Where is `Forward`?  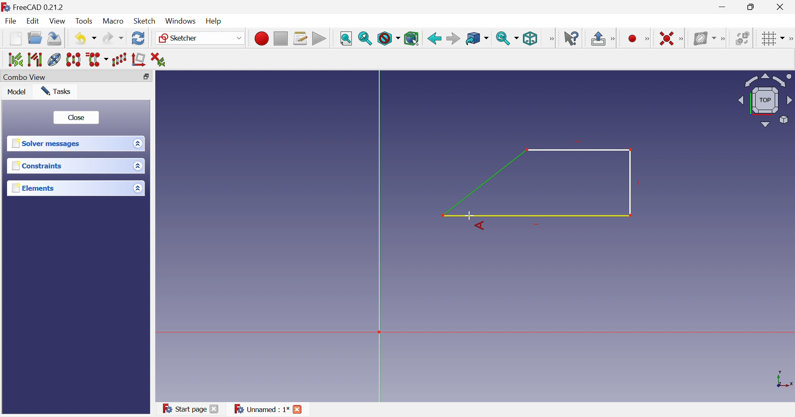
Forward is located at coordinates (453, 38).